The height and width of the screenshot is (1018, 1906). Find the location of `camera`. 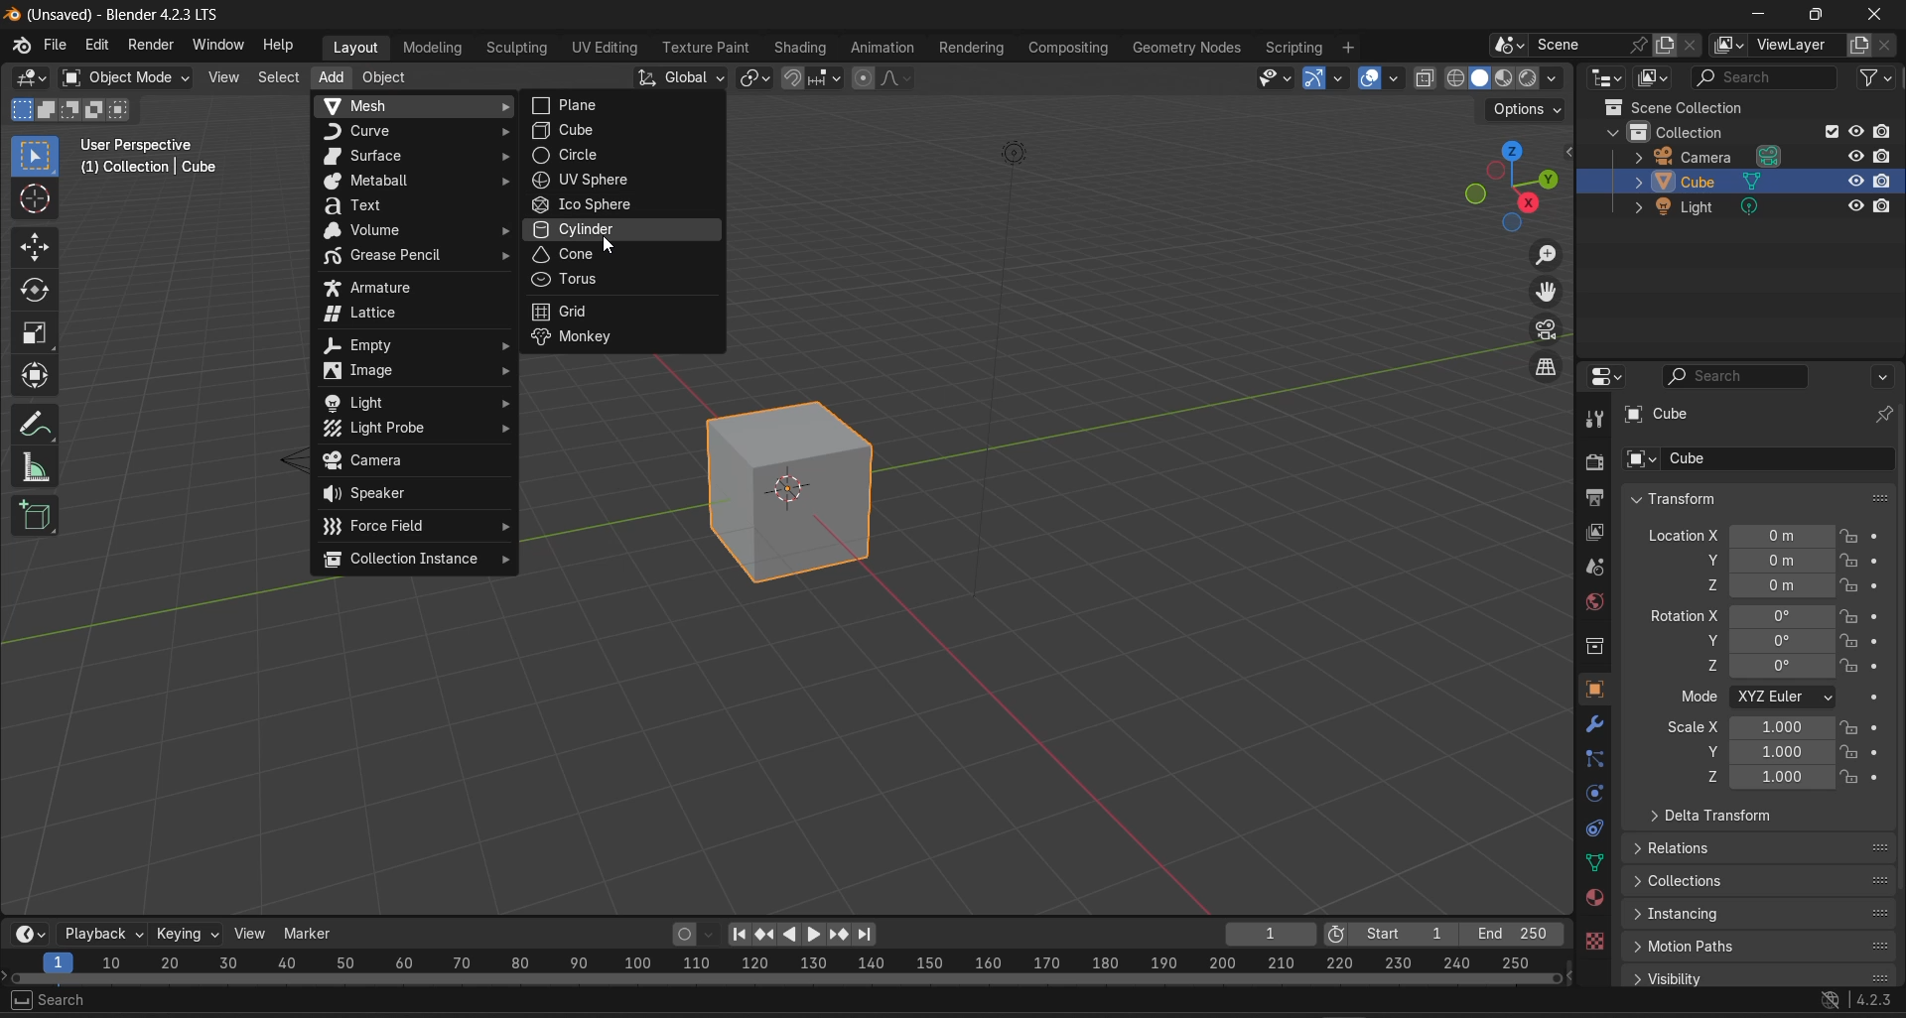

camera is located at coordinates (414, 461).